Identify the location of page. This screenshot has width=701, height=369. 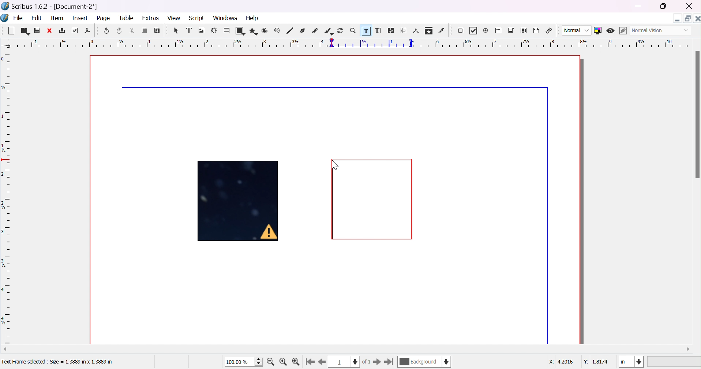
(105, 19).